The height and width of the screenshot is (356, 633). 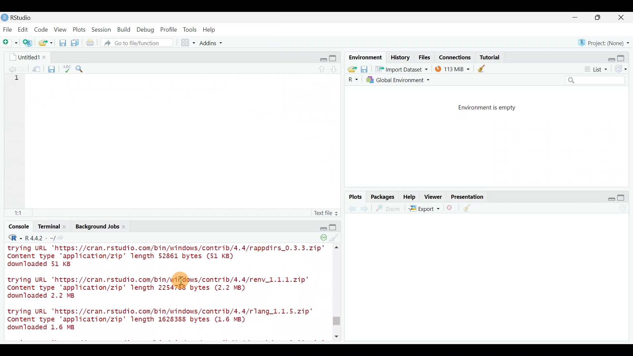 What do you see at coordinates (189, 43) in the screenshot?
I see `Workspace panes` at bounding box center [189, 43].